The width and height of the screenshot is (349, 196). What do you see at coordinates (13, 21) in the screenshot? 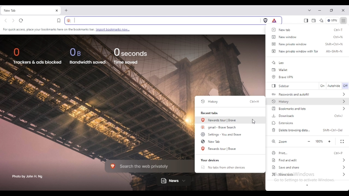
I see `go forward` at bounding box center [13, 21].